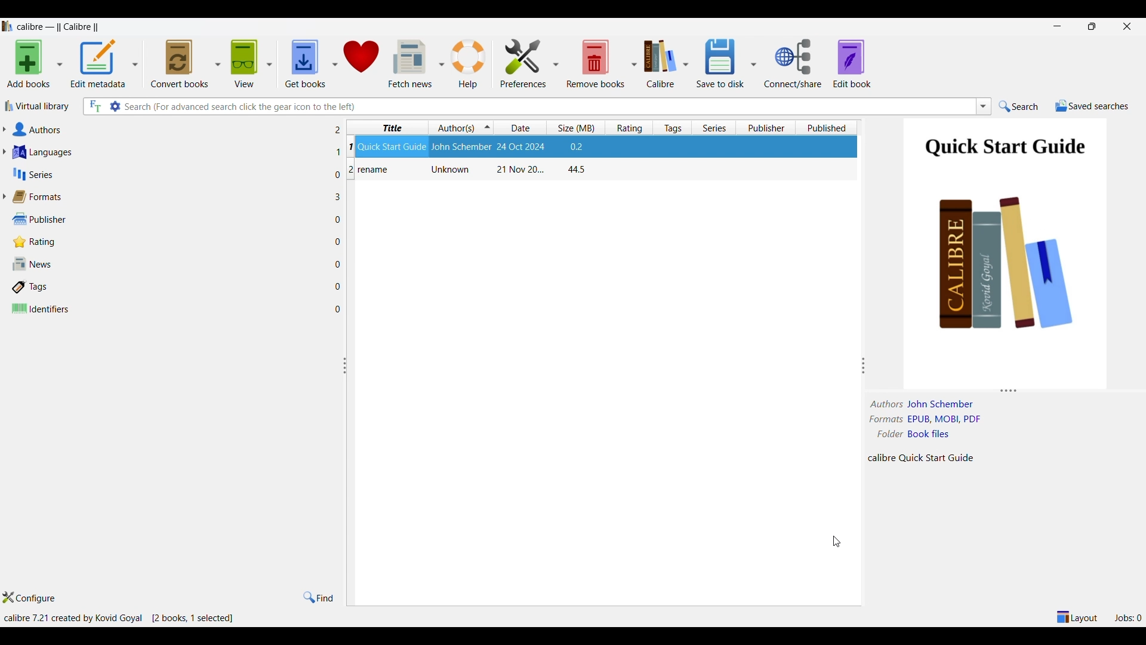 The height and width of the screenshot is (645, 1146). I want to click on formats, so click(886, 419).